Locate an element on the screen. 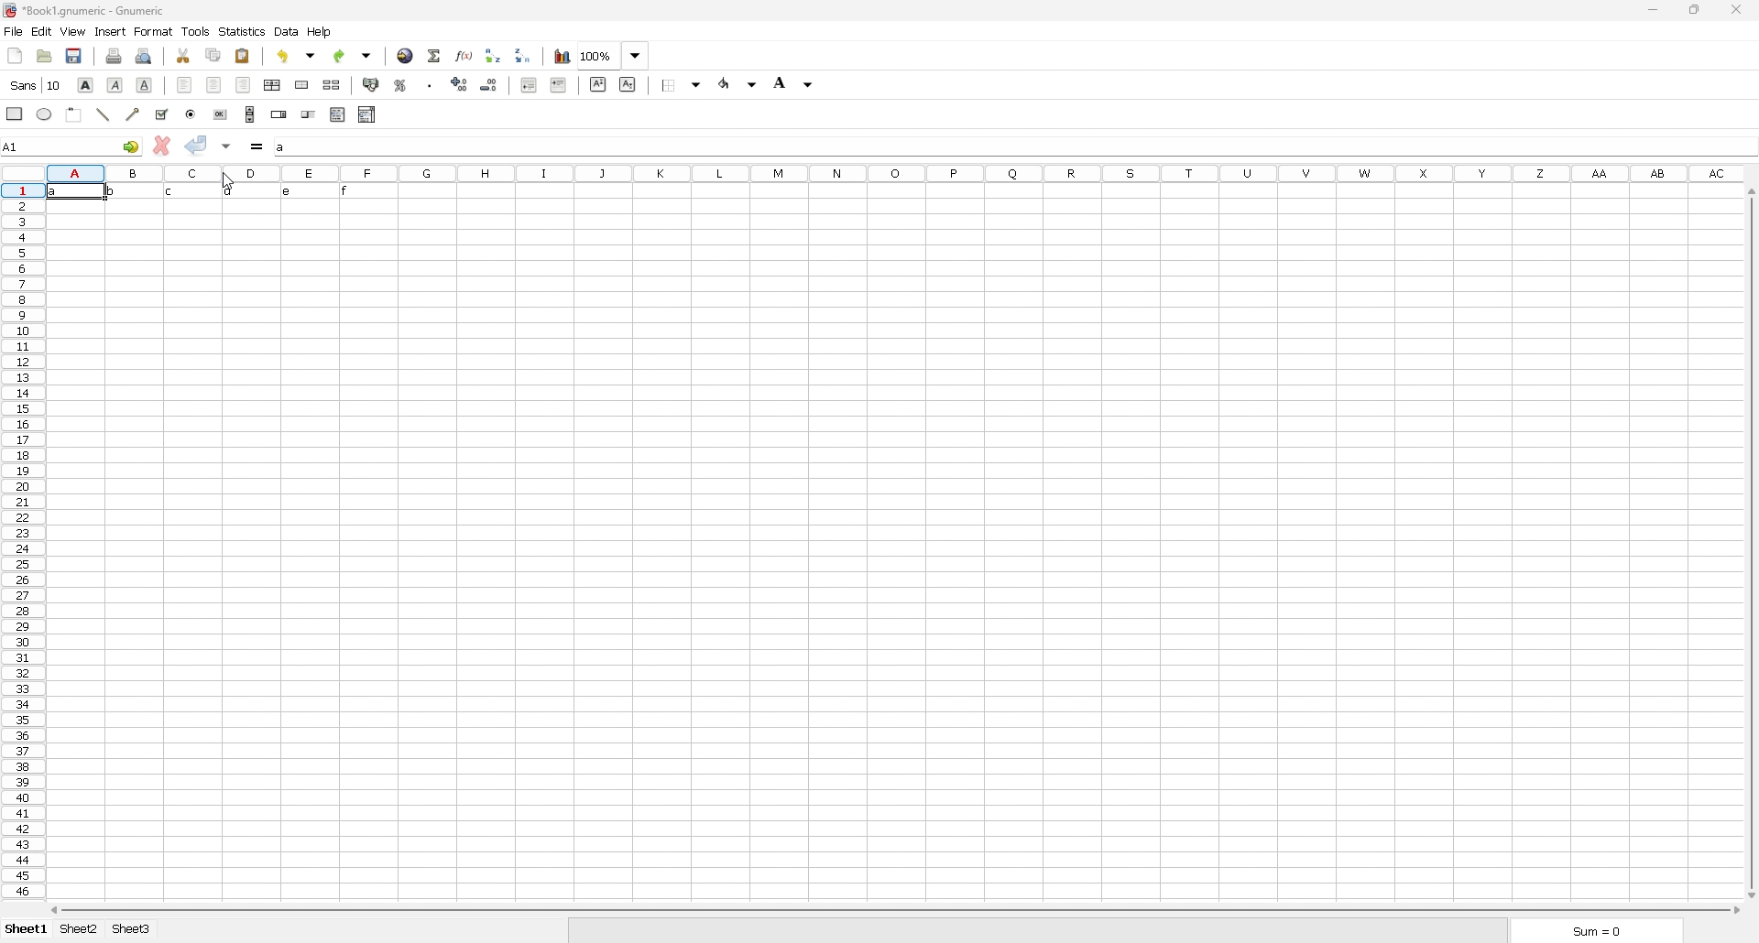 Image resolution: width=1759 pixels, height=943 pixels. help is located at coordinates (322, 31).